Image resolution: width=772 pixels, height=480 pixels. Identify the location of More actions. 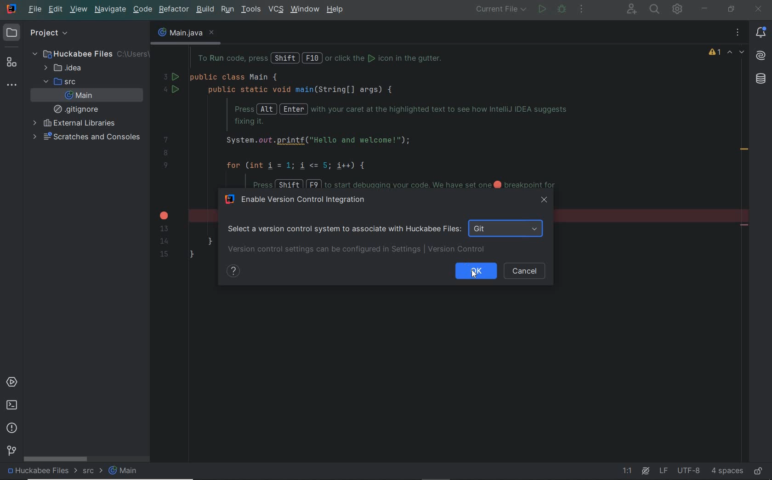
(582, 11).